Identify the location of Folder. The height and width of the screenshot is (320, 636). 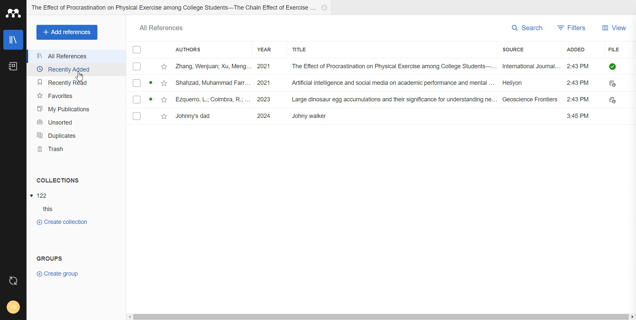
(180, 8).